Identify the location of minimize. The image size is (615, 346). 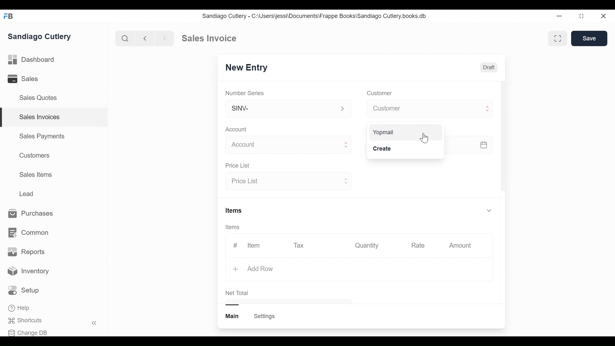
(559, 16).